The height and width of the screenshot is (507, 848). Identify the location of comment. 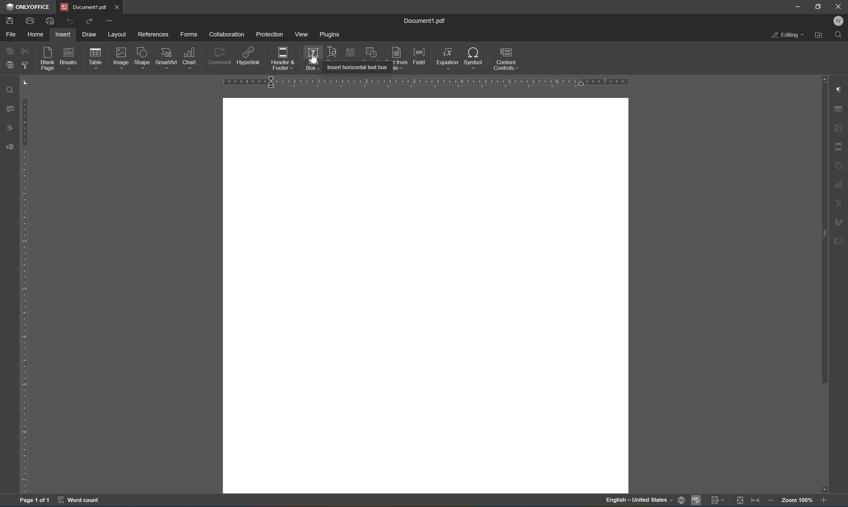
(219, 58).